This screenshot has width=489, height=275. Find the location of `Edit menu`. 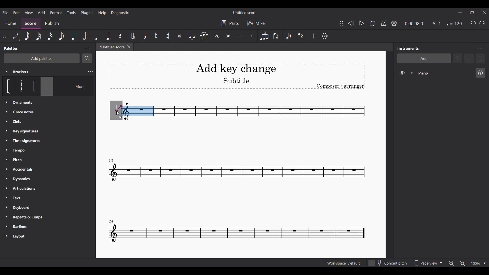

Edit menu is located at coordinates (17, 13).